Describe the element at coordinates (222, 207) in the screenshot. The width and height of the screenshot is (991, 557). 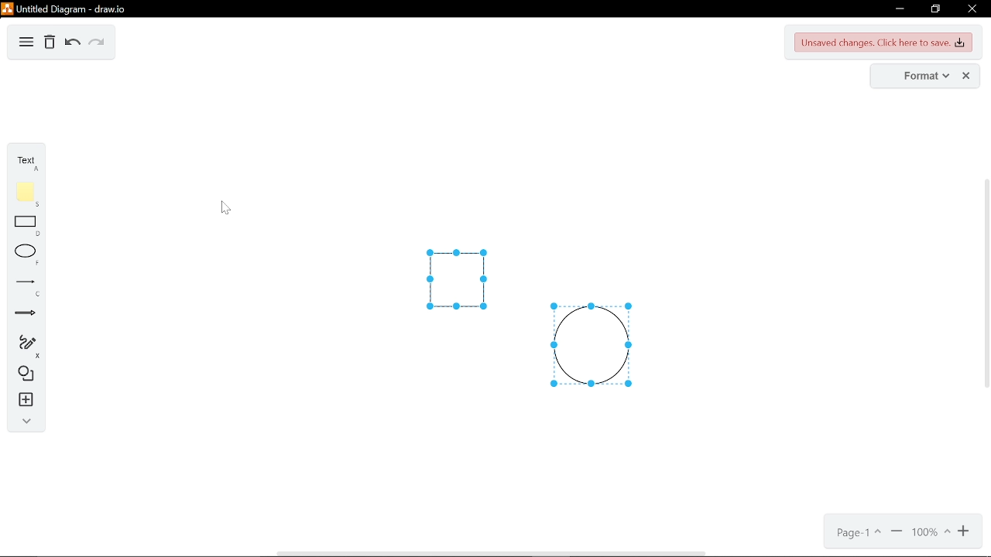
I see `Cursor` at that location.